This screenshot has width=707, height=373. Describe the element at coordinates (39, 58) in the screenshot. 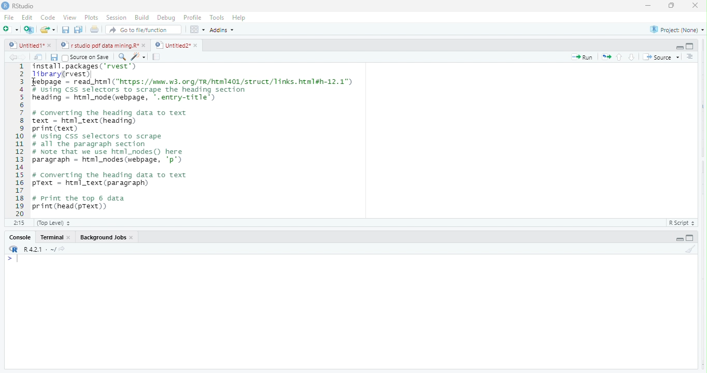

I see `show in new window` at that location.